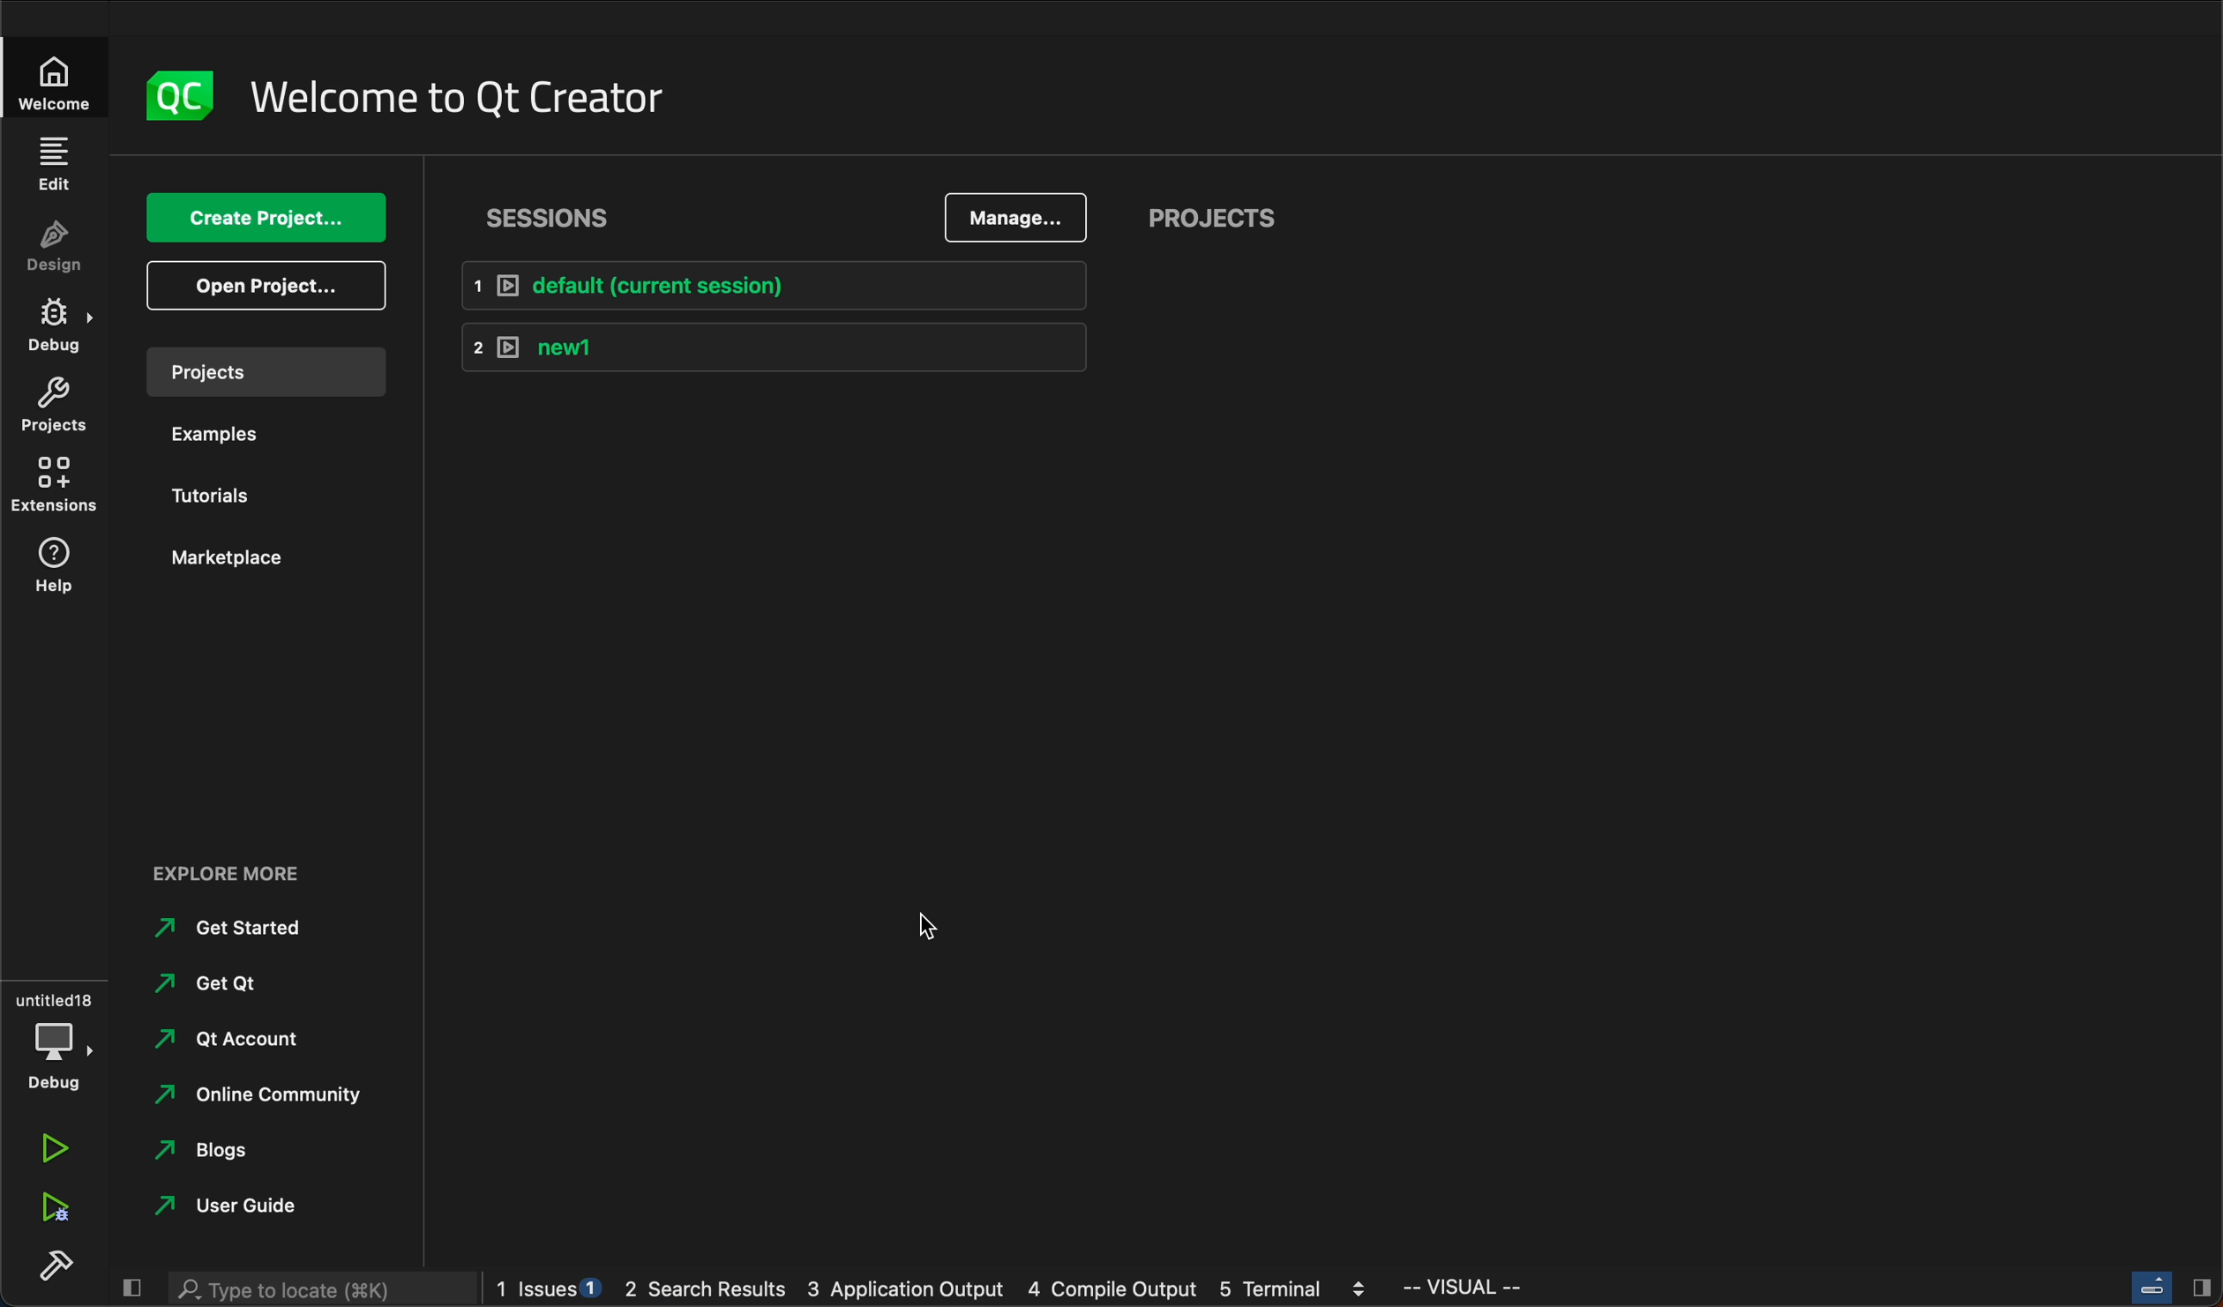 Image resolution: width=2223 pixels, height=1307 pixels. Describe the element at coordinates (262, 216) in the screenshot. I see `create` at that location.